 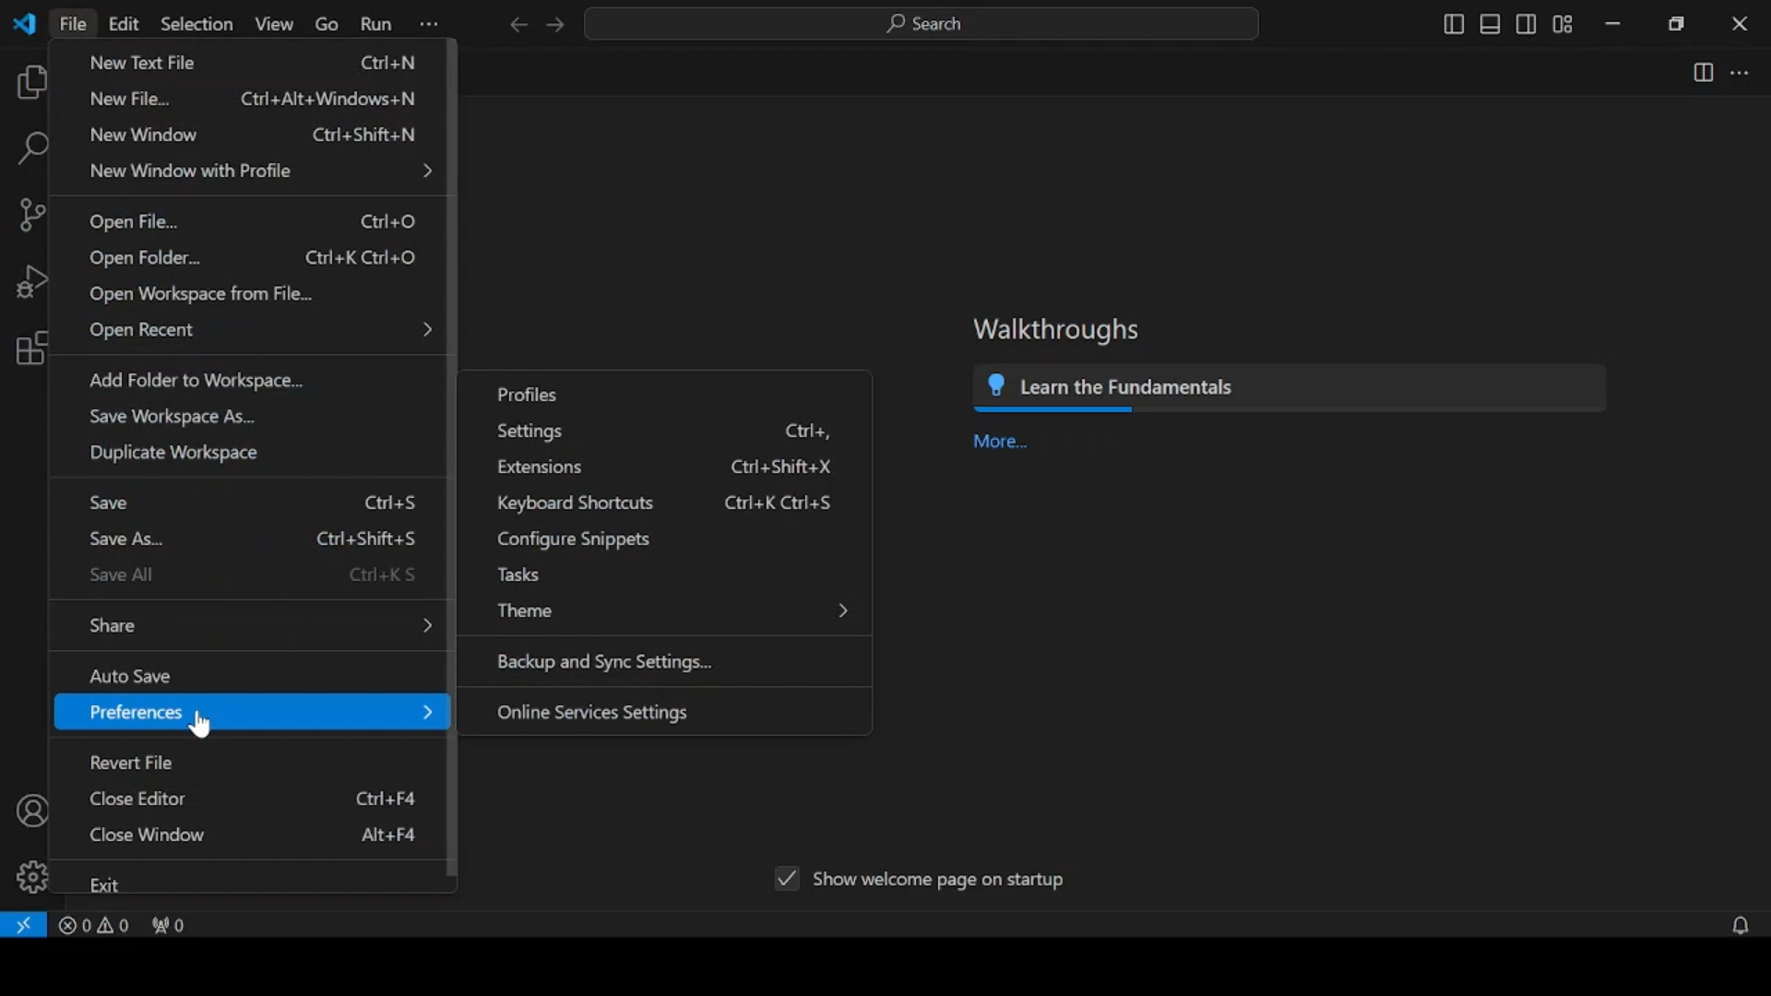 What do you see at coordinates (605, 663) in the screenshot?
I see `backup and sync settings` at bounding box center [605, 663].